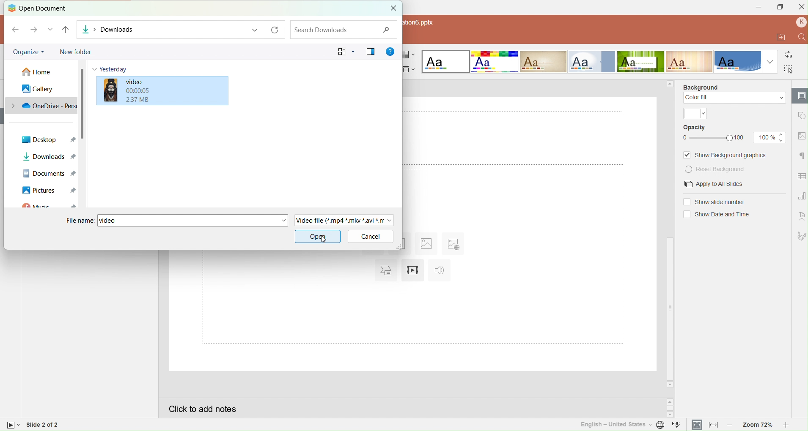  I want to click on Change your view, so click(346, 51).